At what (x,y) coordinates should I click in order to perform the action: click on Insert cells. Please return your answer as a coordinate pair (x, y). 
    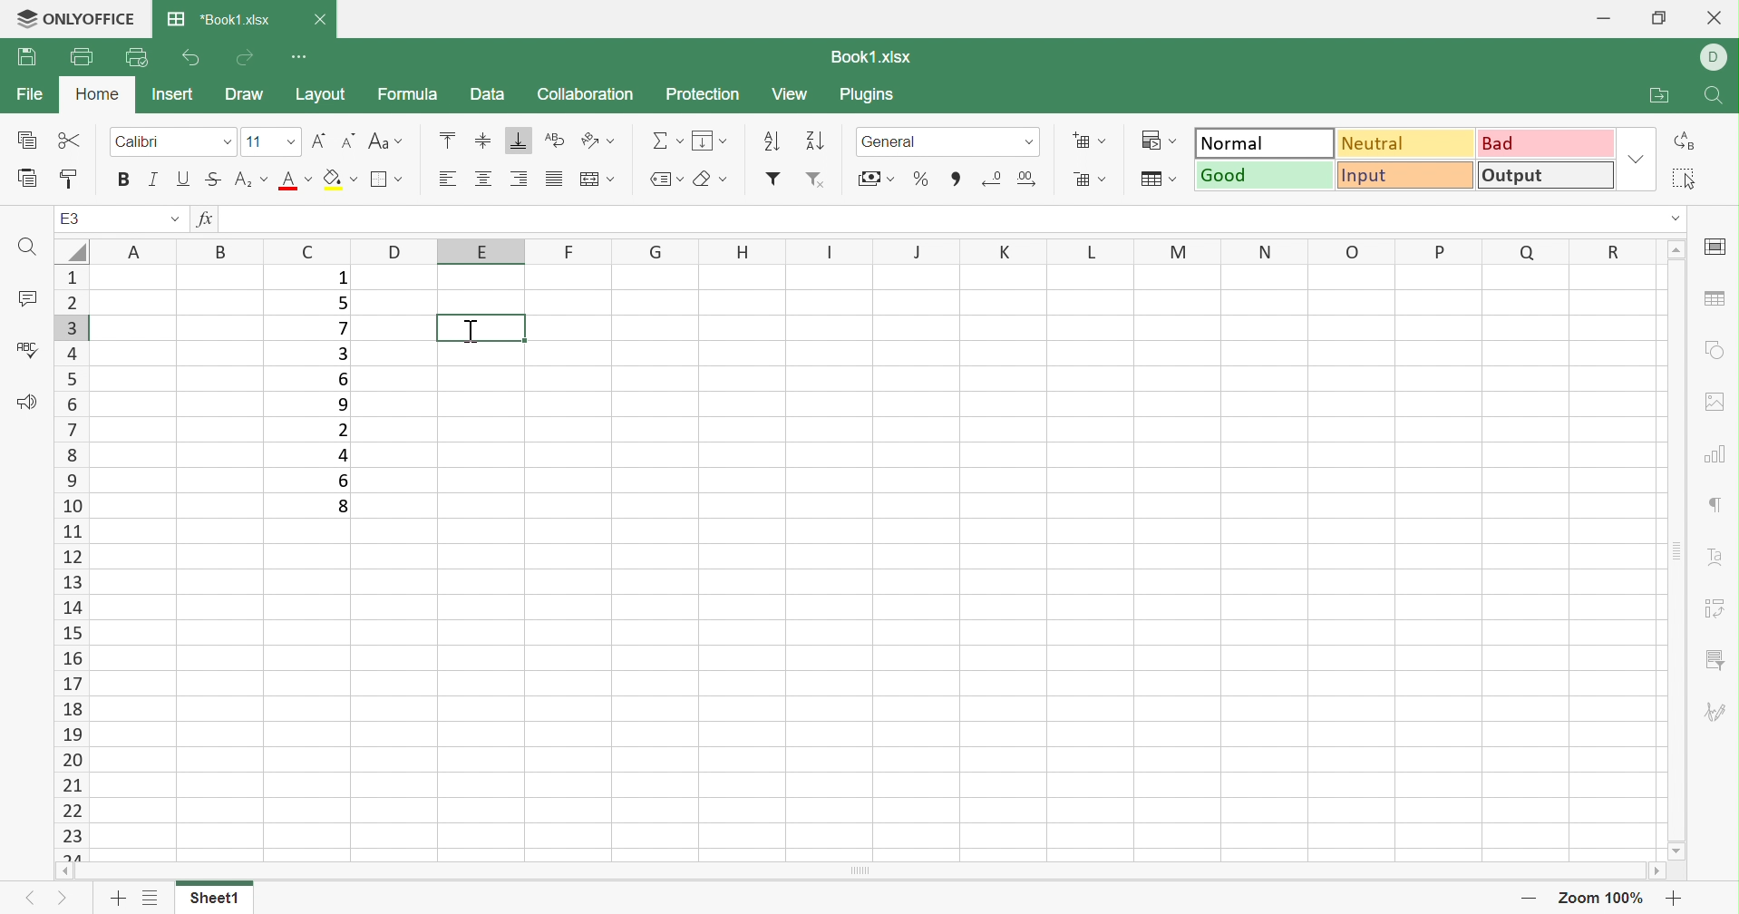
    Looking at the image, I should click on (1091, 140).